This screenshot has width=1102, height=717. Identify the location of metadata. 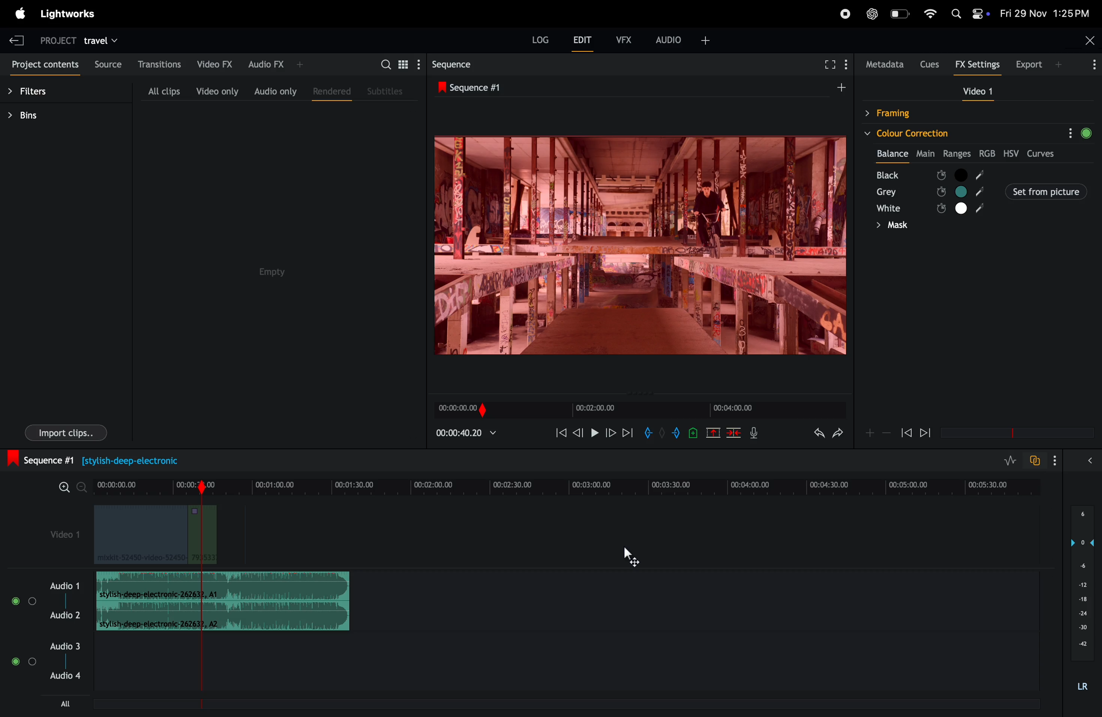
(883, 64).